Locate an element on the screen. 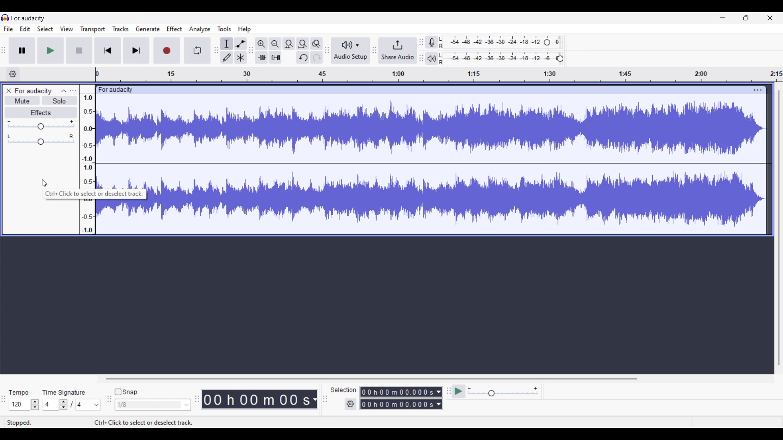 The image size is (783, 440). Software logo is located at coordinates (5, 18).